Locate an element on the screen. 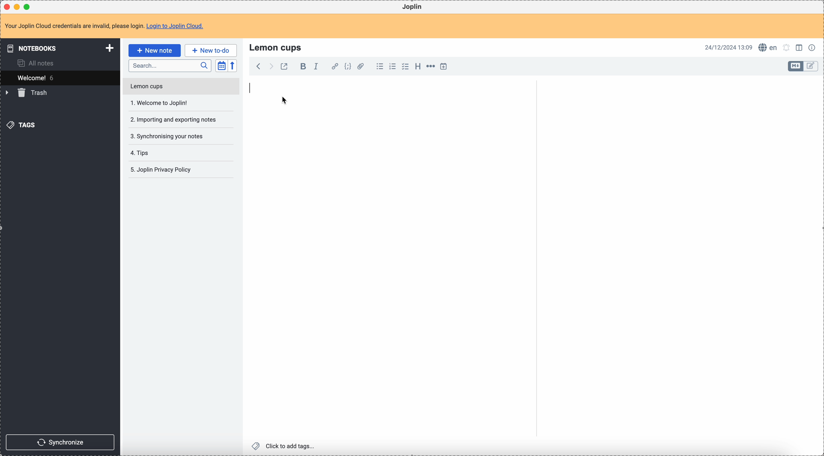 This screenshot has height=456, width=824. toggle external editing is located at coordinates (283, 67).